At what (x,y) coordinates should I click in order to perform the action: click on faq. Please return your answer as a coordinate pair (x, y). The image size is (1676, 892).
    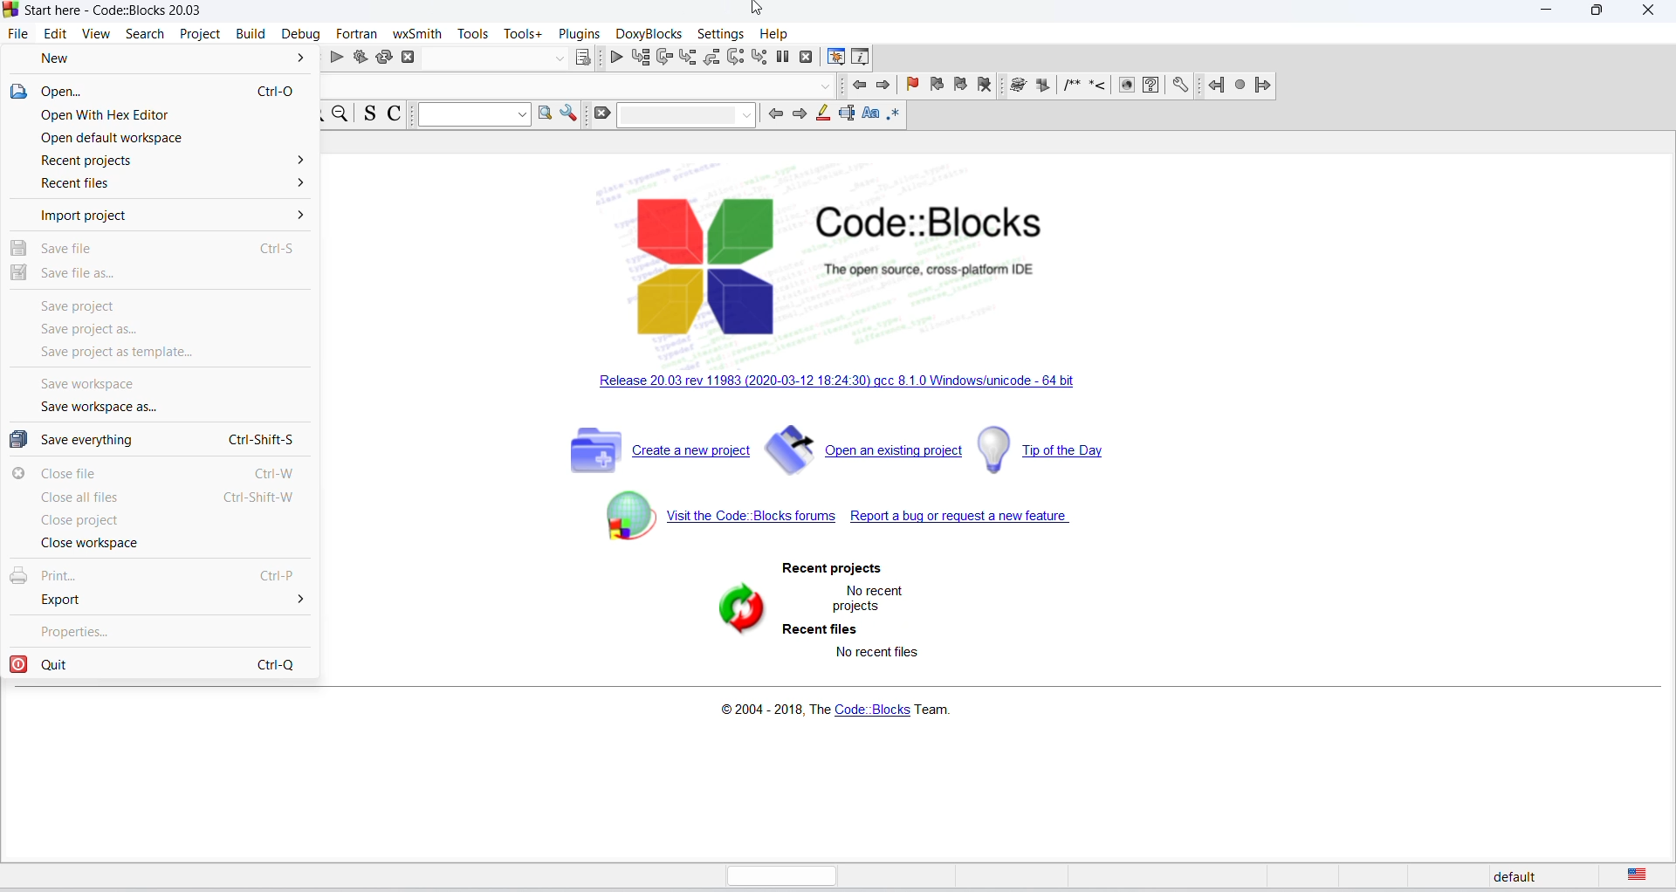
    Looking at the image, I should click on (1151, 87).